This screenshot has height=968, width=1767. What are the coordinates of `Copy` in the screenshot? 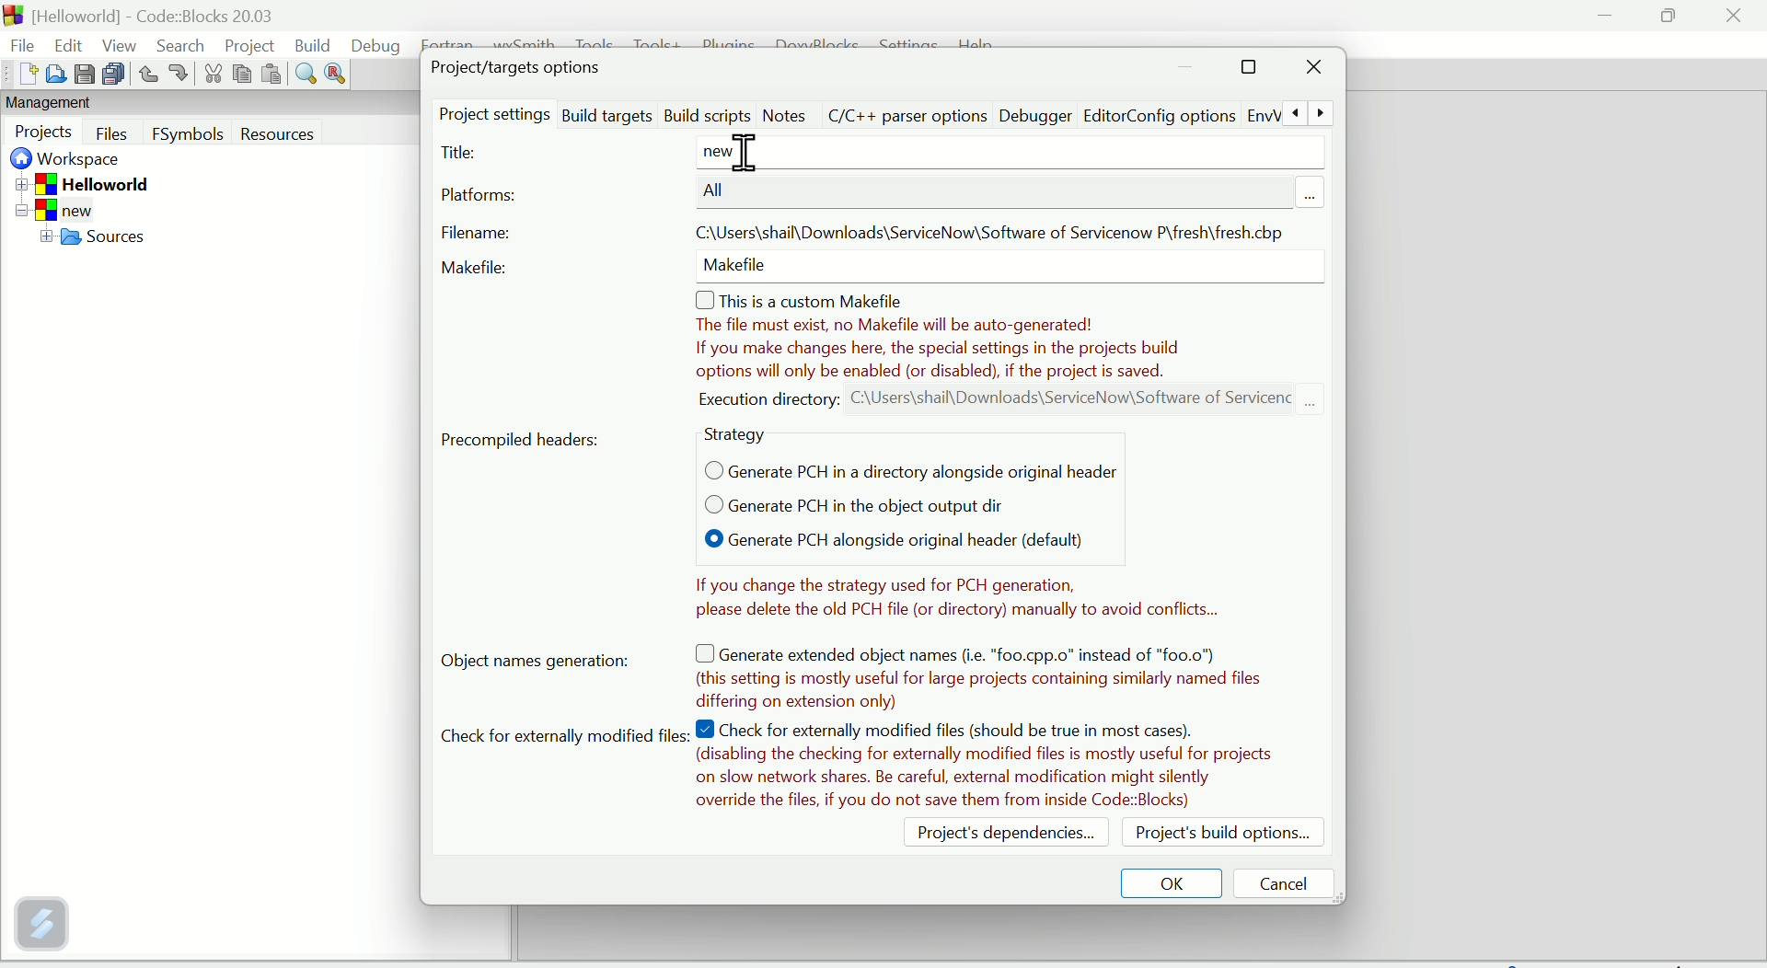 It's located at (240, 74).